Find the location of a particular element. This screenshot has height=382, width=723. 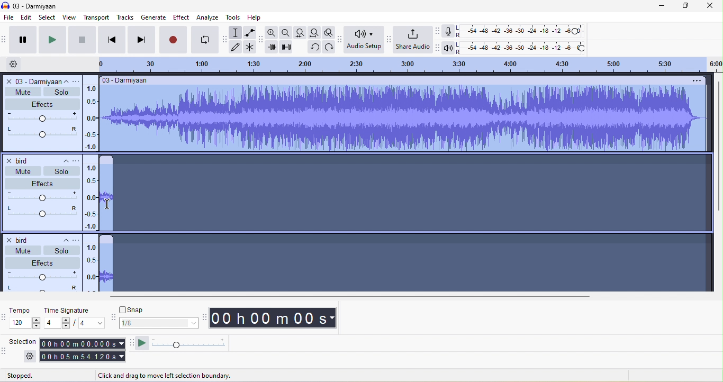

redo is located at coordinates (328, 48).